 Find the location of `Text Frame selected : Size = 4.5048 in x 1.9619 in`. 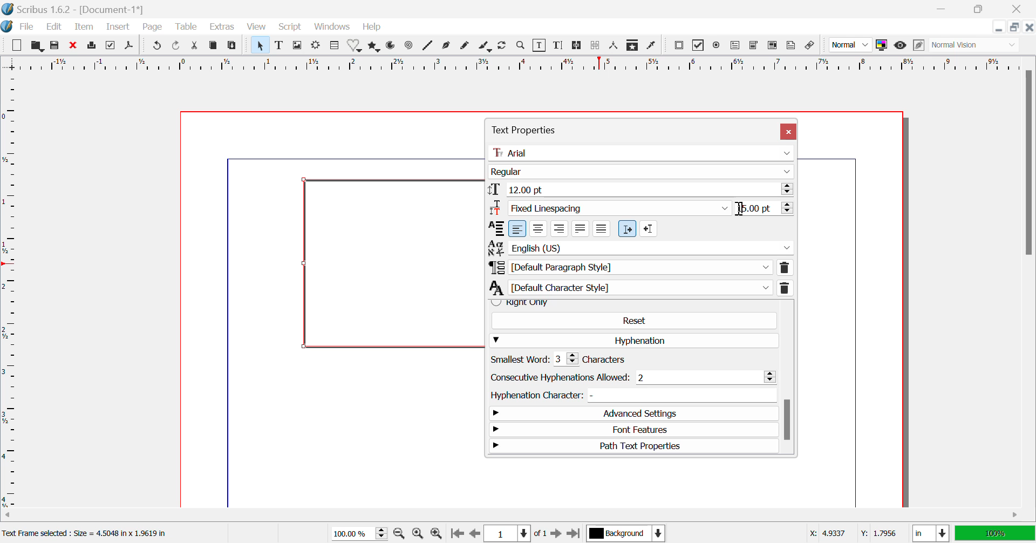

Text Frame selected : Size = 4.5048 in x 1.9619 in is located at coordinates (89, 533).